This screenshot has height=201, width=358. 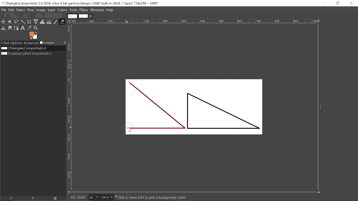 I want to click on View, so click(x=30, y=10).